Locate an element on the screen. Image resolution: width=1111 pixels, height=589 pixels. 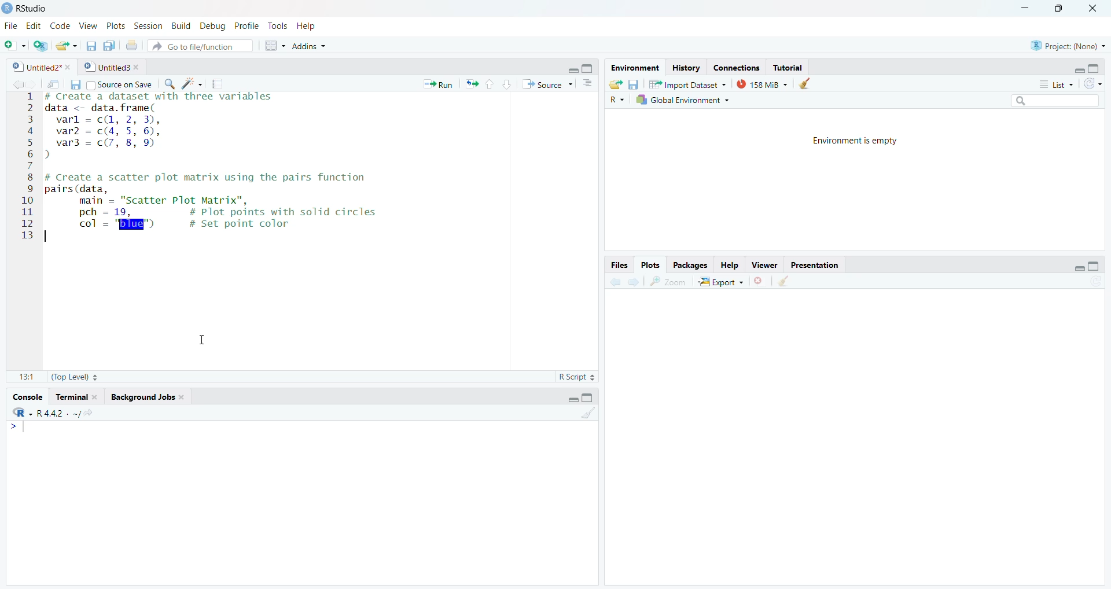
Find replace is located at coordinates (167, 85).